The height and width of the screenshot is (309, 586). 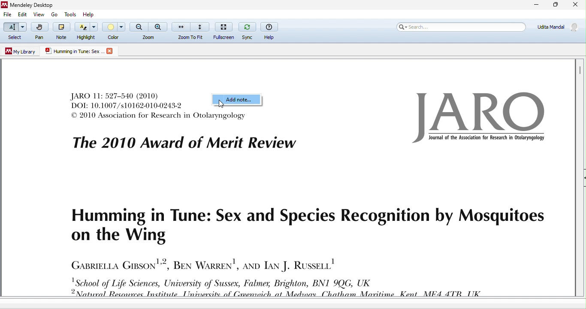 What do you see at coordinates (42, 31) in the screenshot?
I see `pan` at bounding box center [42, 31].